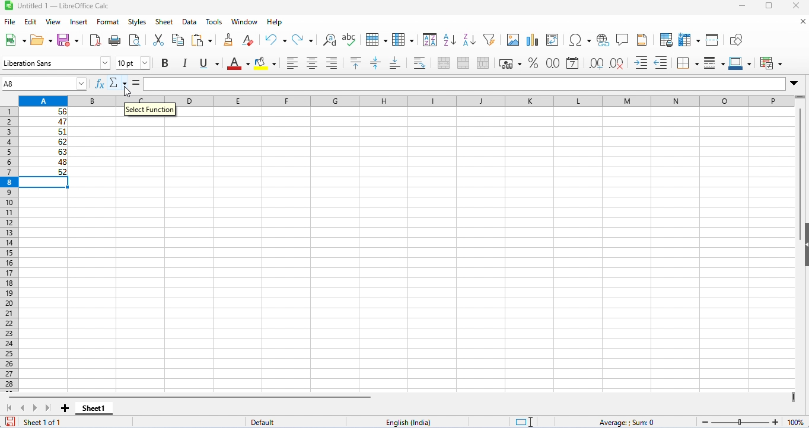  I want to click on save, so click(69, 39).